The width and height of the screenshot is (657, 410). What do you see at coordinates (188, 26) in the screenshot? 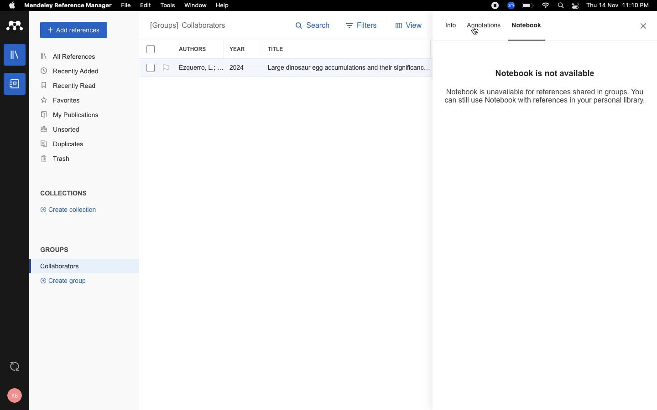
I see `All references` at bounding box center [188, 26].